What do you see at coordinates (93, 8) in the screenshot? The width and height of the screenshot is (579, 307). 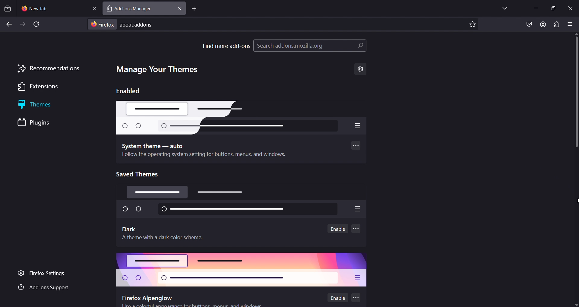 I see `close` at bounding box center [93, 8].